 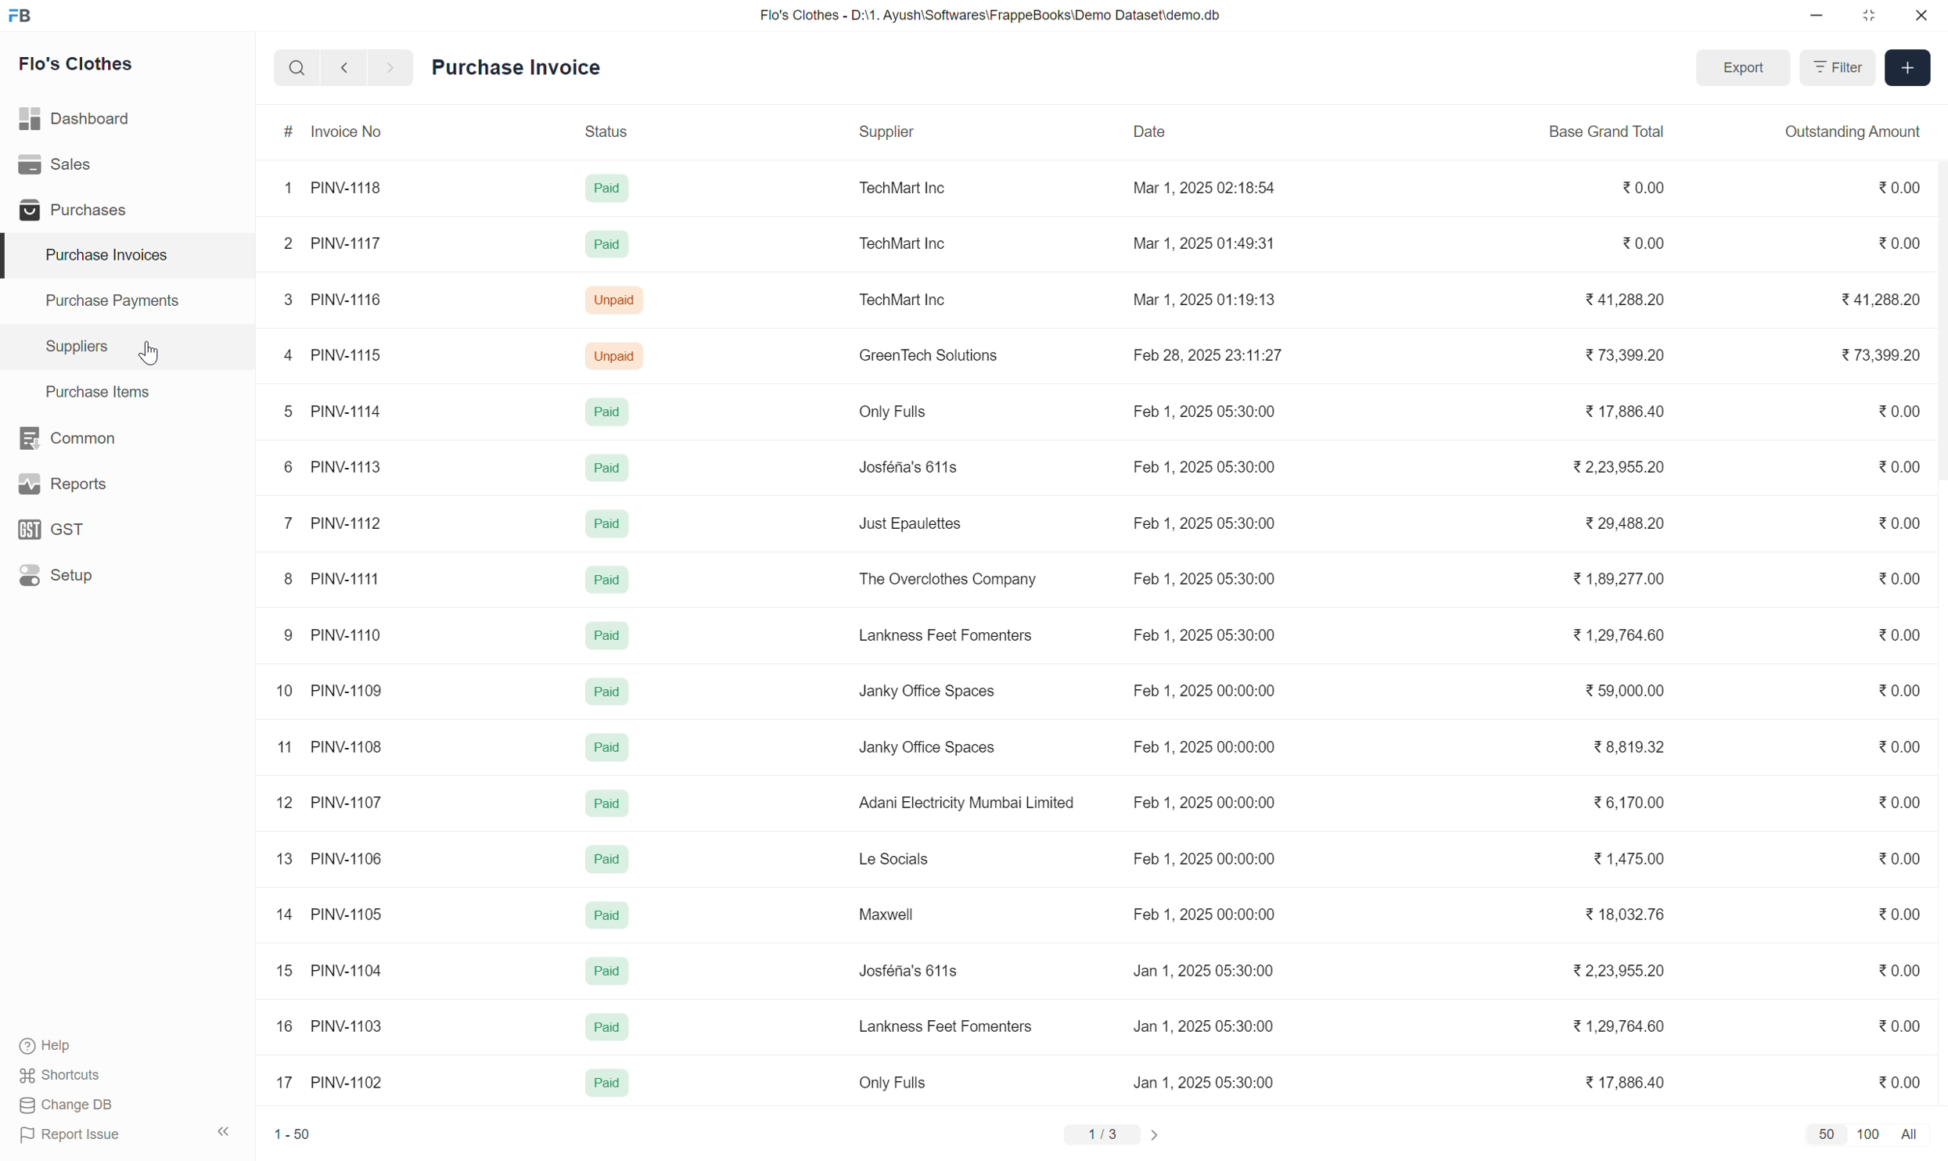 What do you see at coordinates (925, 688) in the screenshot?
I see `Janky Office Spaces` at bounding box center [925, 688].